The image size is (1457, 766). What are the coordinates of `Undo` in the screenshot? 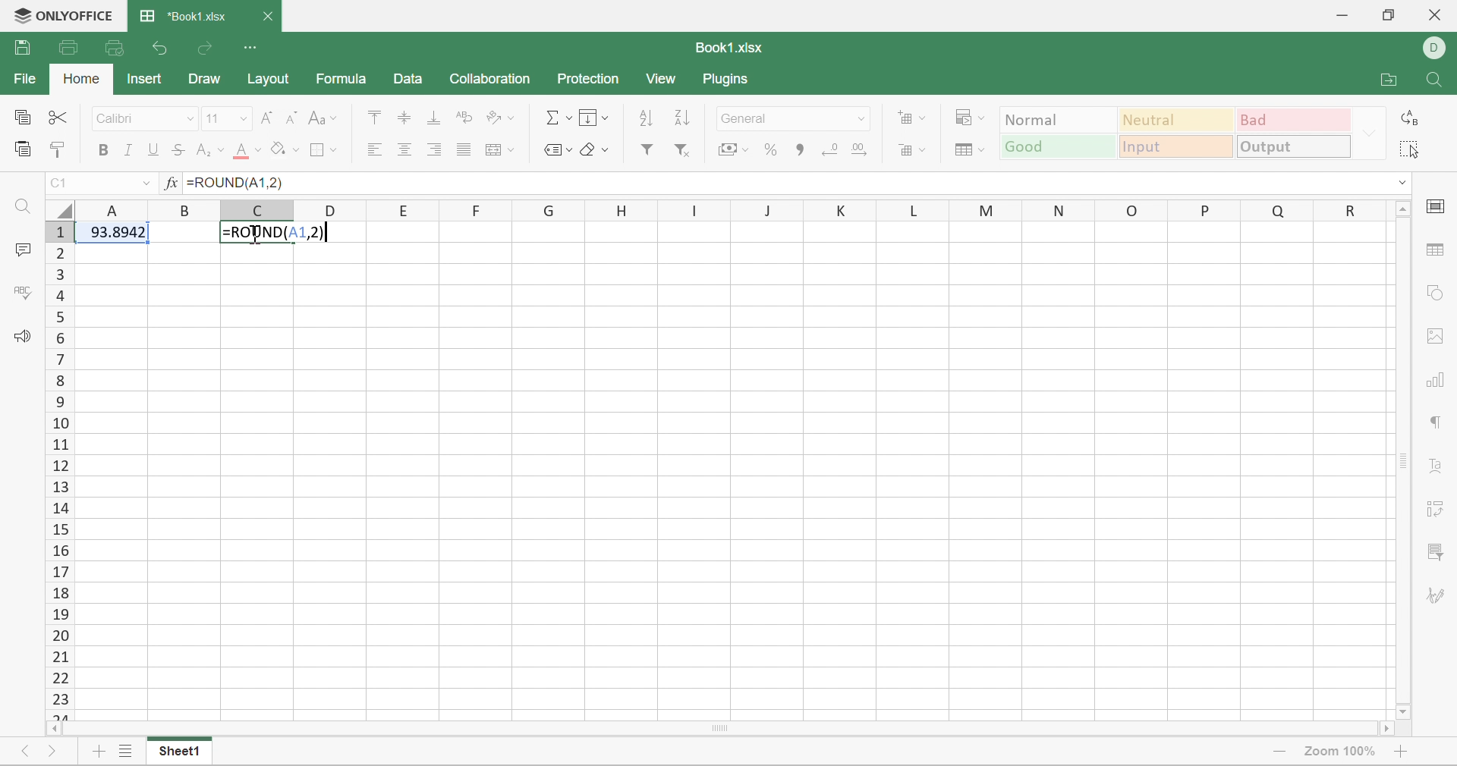 It's located at (162, 47).